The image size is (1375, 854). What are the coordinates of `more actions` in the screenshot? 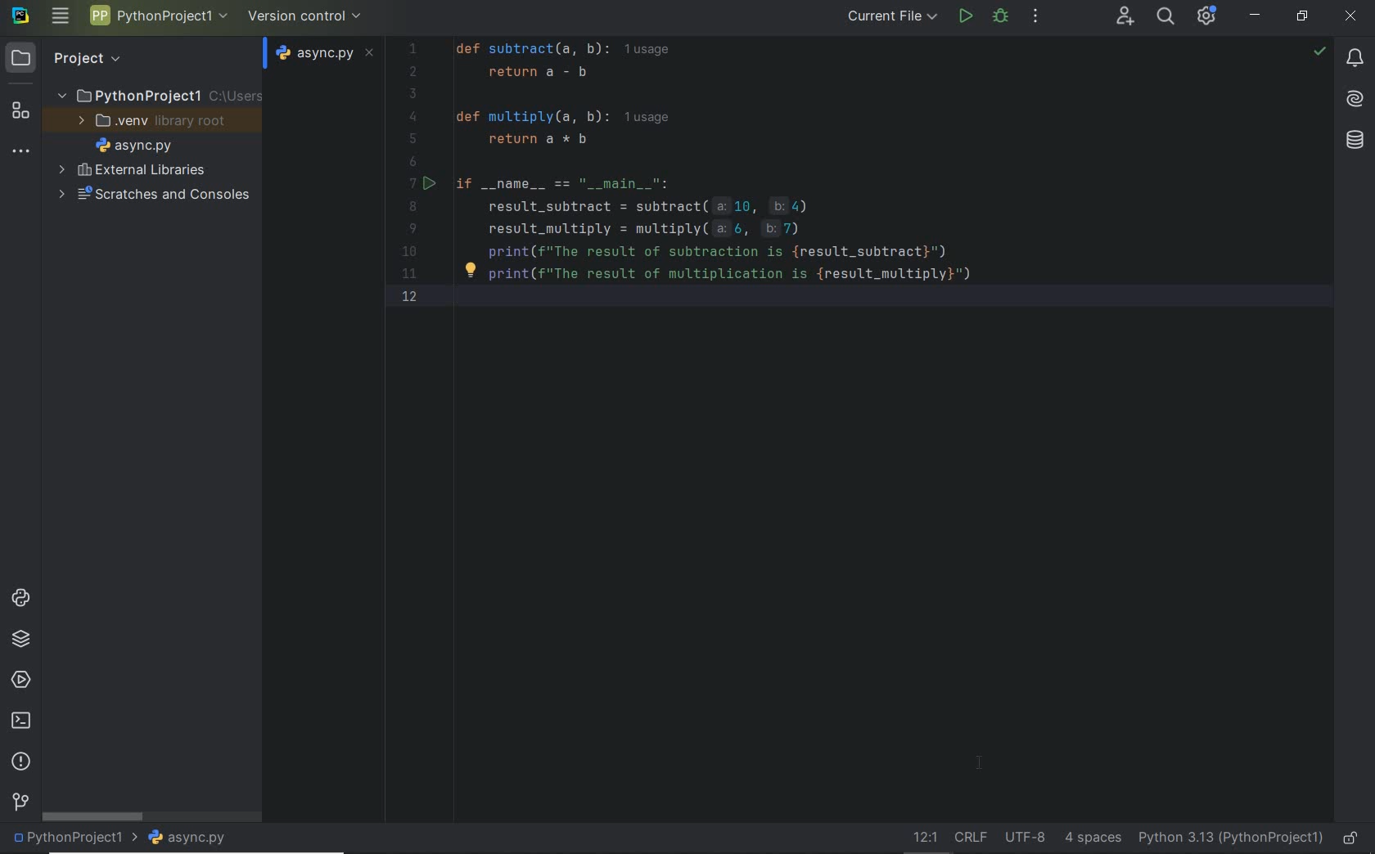 It's located at (1036, 18).